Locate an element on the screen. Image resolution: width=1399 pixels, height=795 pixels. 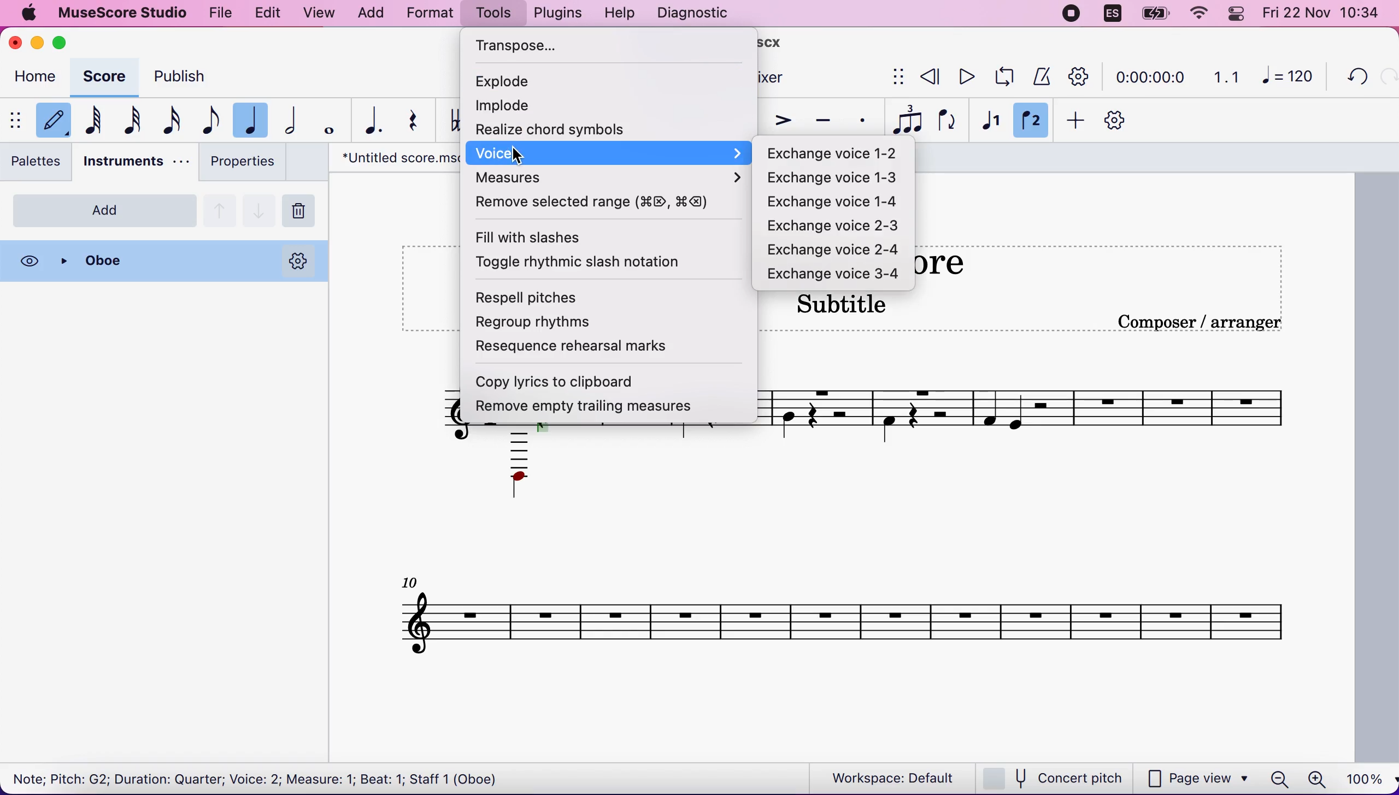
time is located at coordinates (1148, 75).